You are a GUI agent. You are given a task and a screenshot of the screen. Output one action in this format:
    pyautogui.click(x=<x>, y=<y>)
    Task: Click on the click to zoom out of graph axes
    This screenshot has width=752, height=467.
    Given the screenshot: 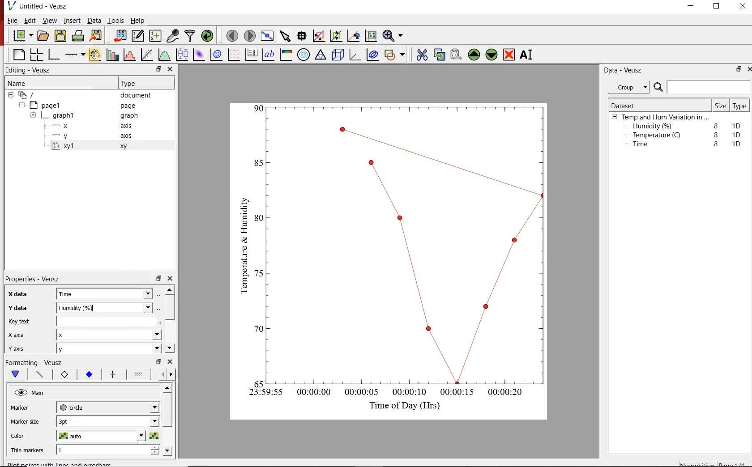 What is the action you would take?
    pyautogui.click(x=337, y=37)
    